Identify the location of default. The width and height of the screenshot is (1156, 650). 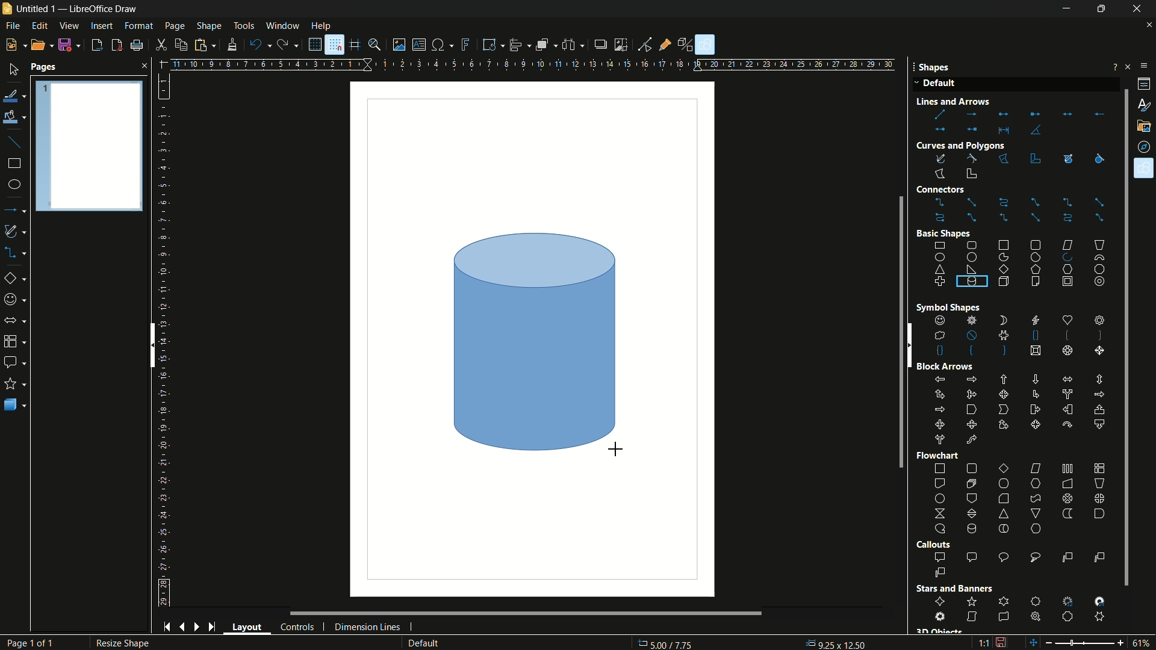
(440, 643).